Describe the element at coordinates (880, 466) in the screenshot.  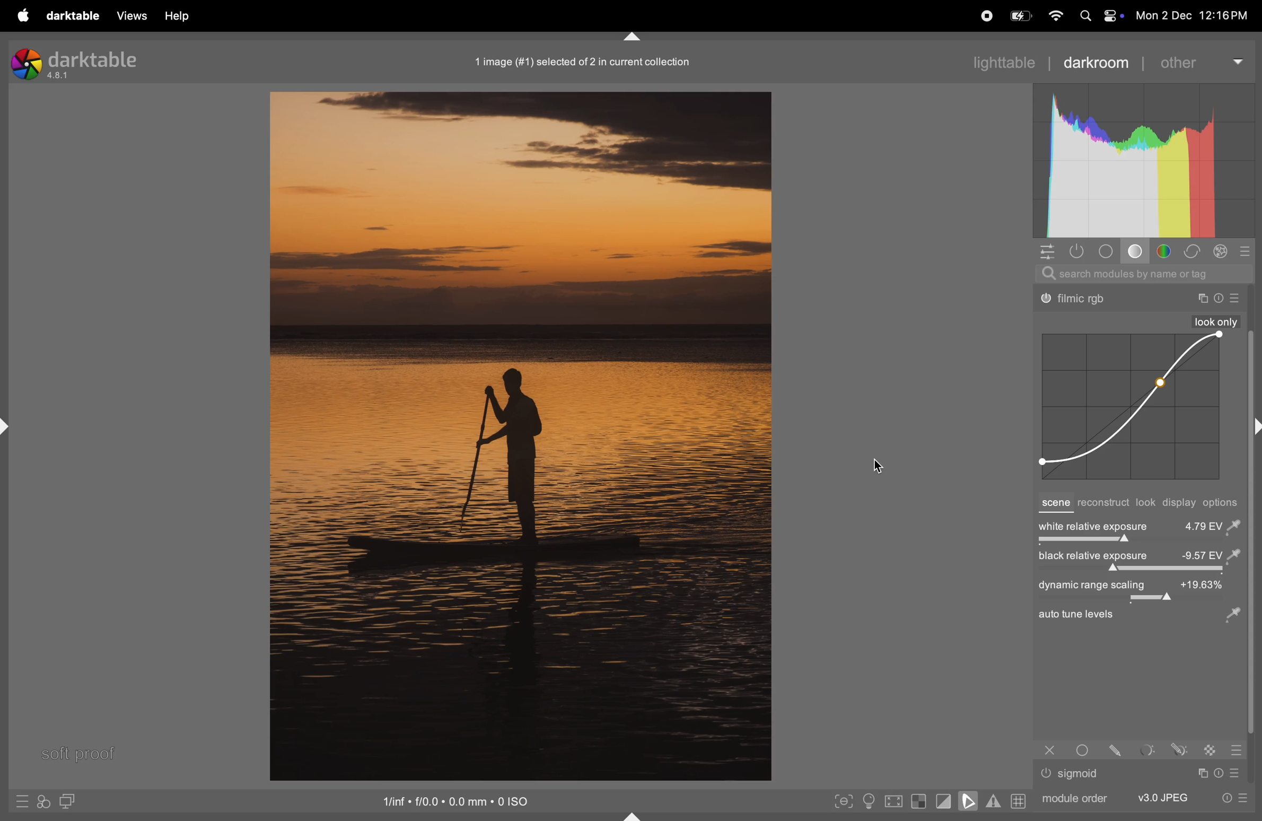
I see `cursor` at that location.